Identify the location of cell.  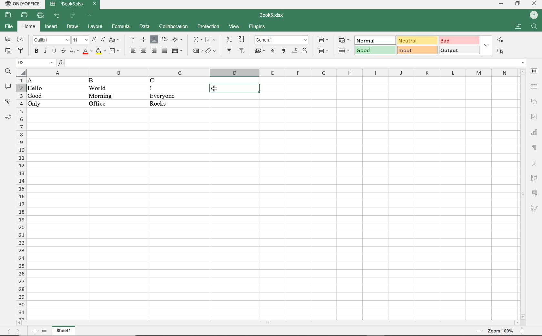
(234, 88).